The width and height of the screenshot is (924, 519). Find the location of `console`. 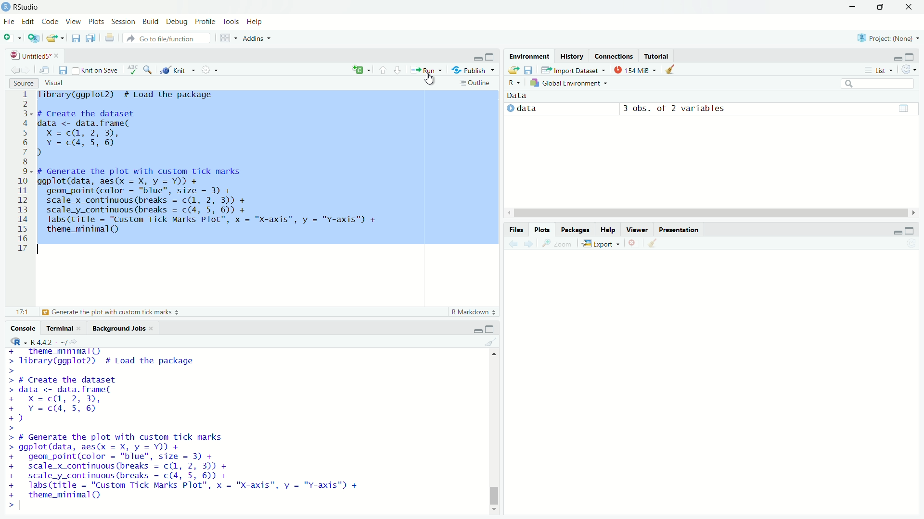

console is located at coordinates (20, 328).